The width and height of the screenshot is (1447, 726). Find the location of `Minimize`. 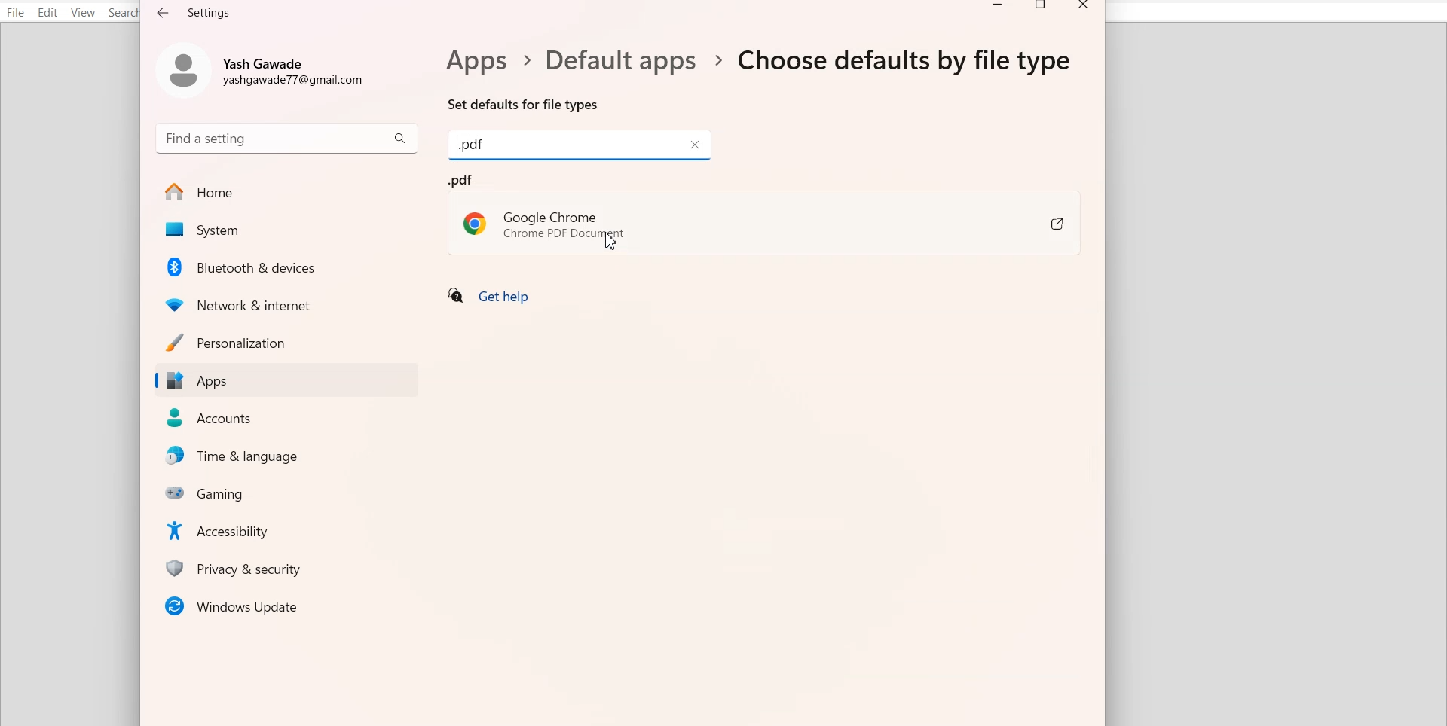

Minimize is located at coordinates (998, 8).